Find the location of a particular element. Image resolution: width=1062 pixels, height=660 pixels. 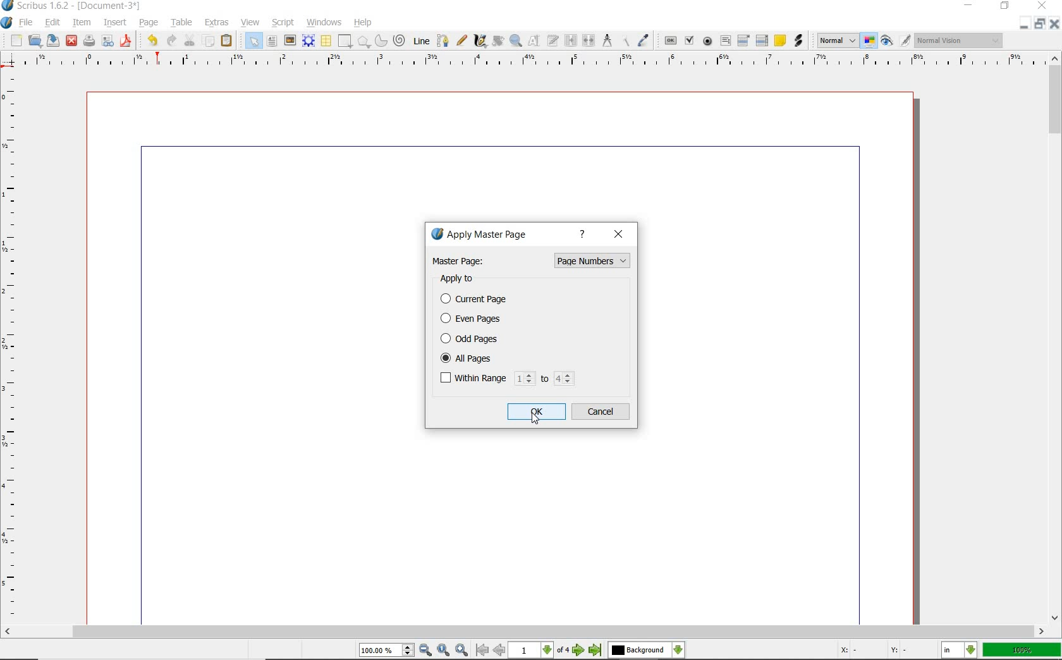

apply master page is located at coordinates (483, 236).